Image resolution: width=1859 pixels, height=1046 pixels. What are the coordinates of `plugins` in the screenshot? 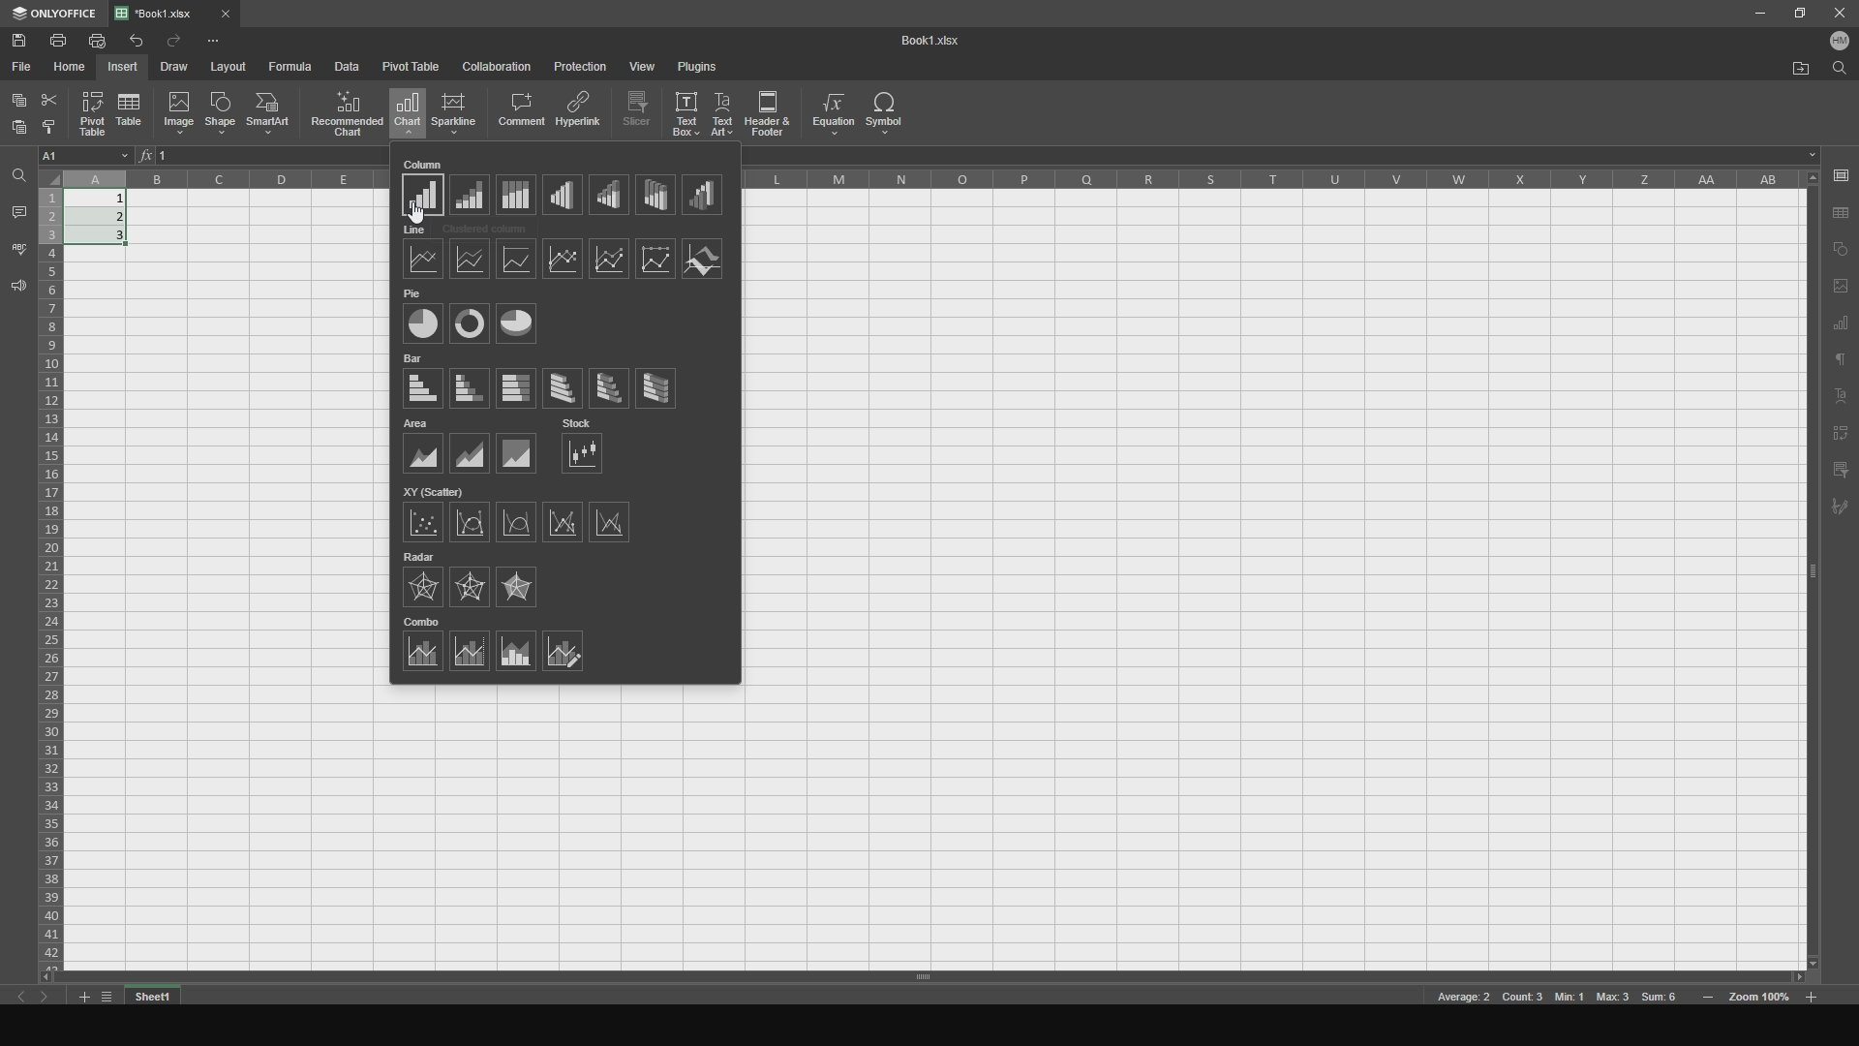 It's located at (703, 67).